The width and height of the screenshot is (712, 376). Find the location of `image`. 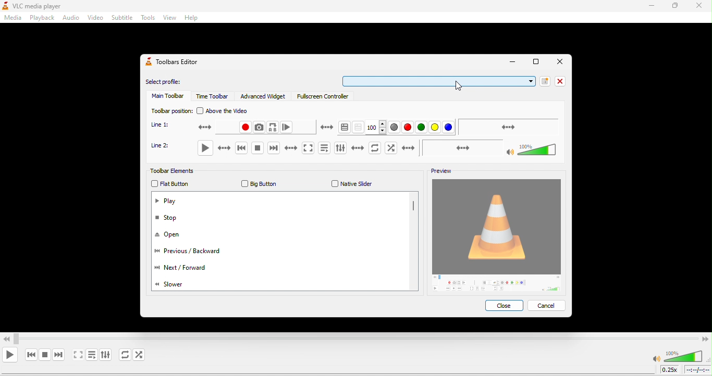

image is located at coordinates (497, 235).